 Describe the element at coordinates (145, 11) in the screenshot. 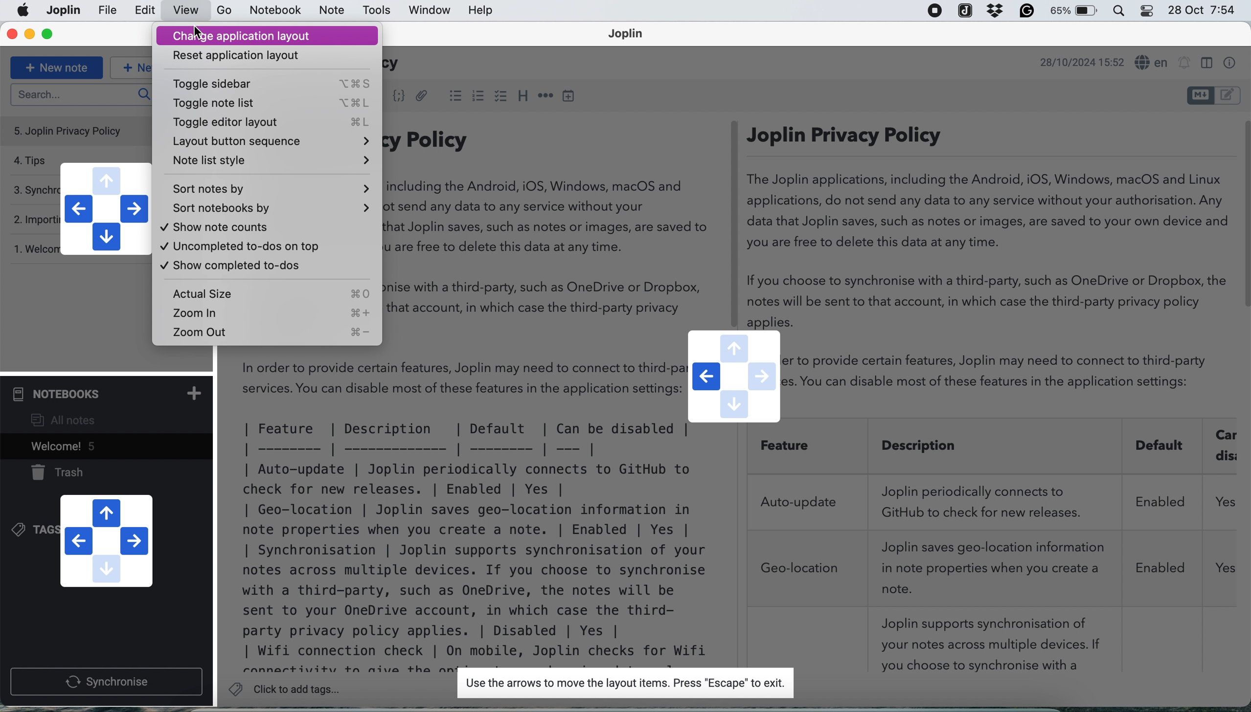

I see `edit` at that location.